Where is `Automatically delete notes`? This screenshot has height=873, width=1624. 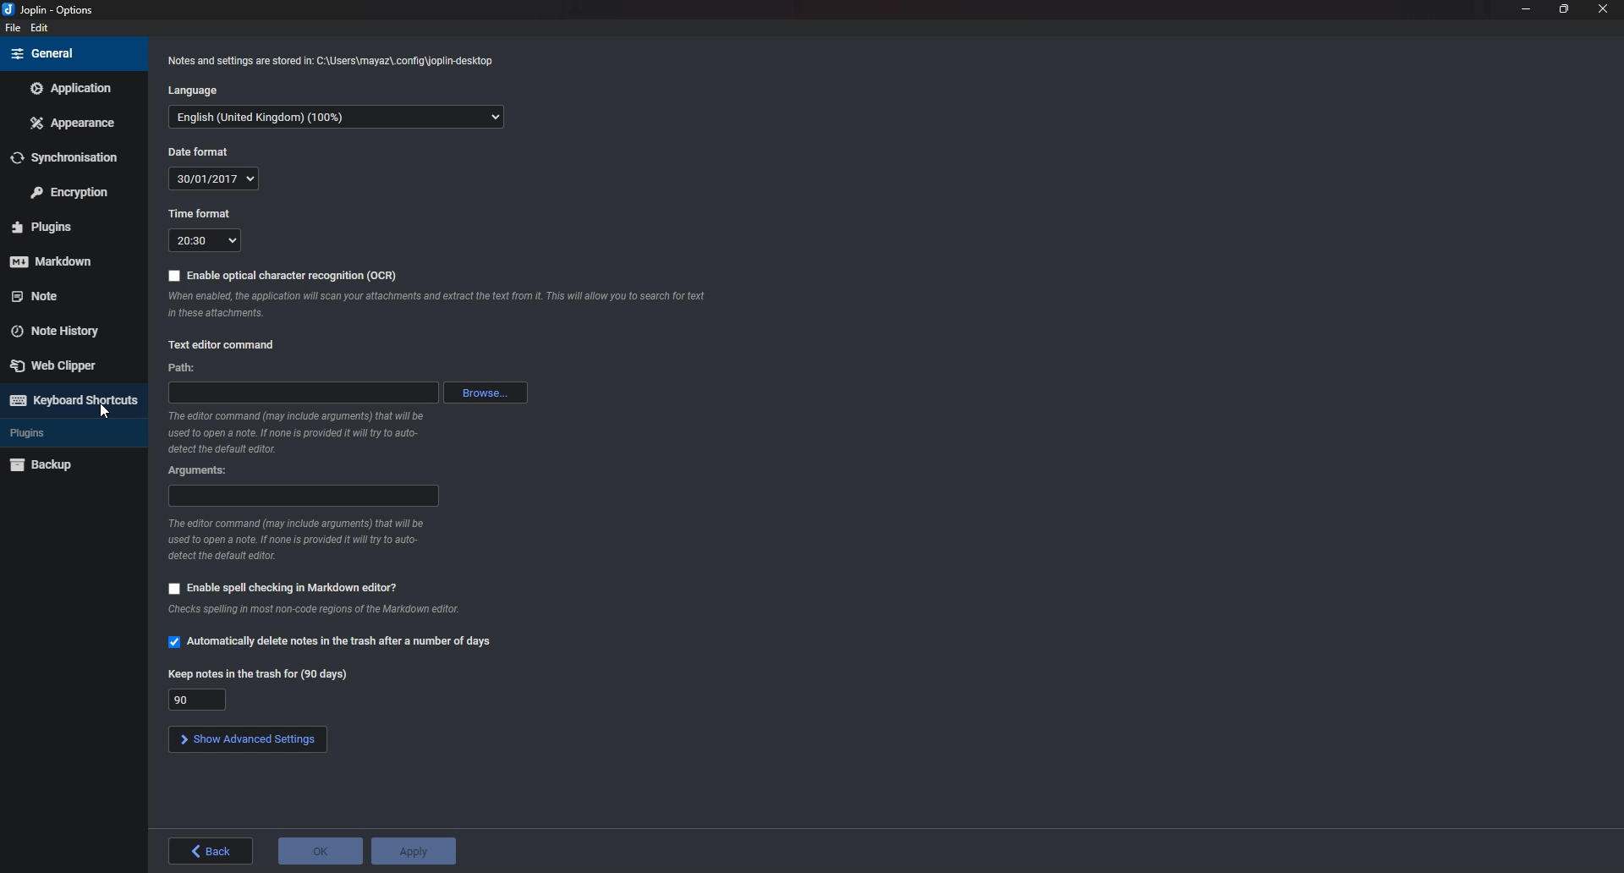 Automatically delete notes is located at coordinates (333, 643).